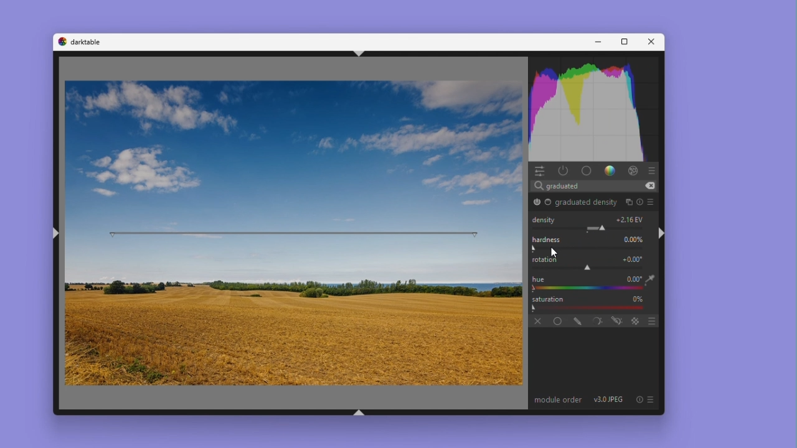 The width and height of the screenshot is (797, 448). I want to click on Power, so click(564, 170).